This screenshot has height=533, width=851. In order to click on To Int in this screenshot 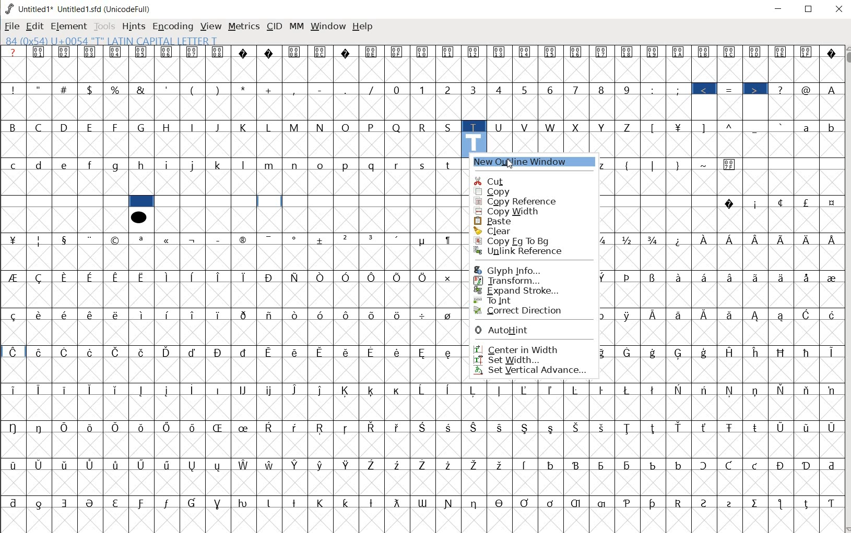, I will do `click(513, 300)`.